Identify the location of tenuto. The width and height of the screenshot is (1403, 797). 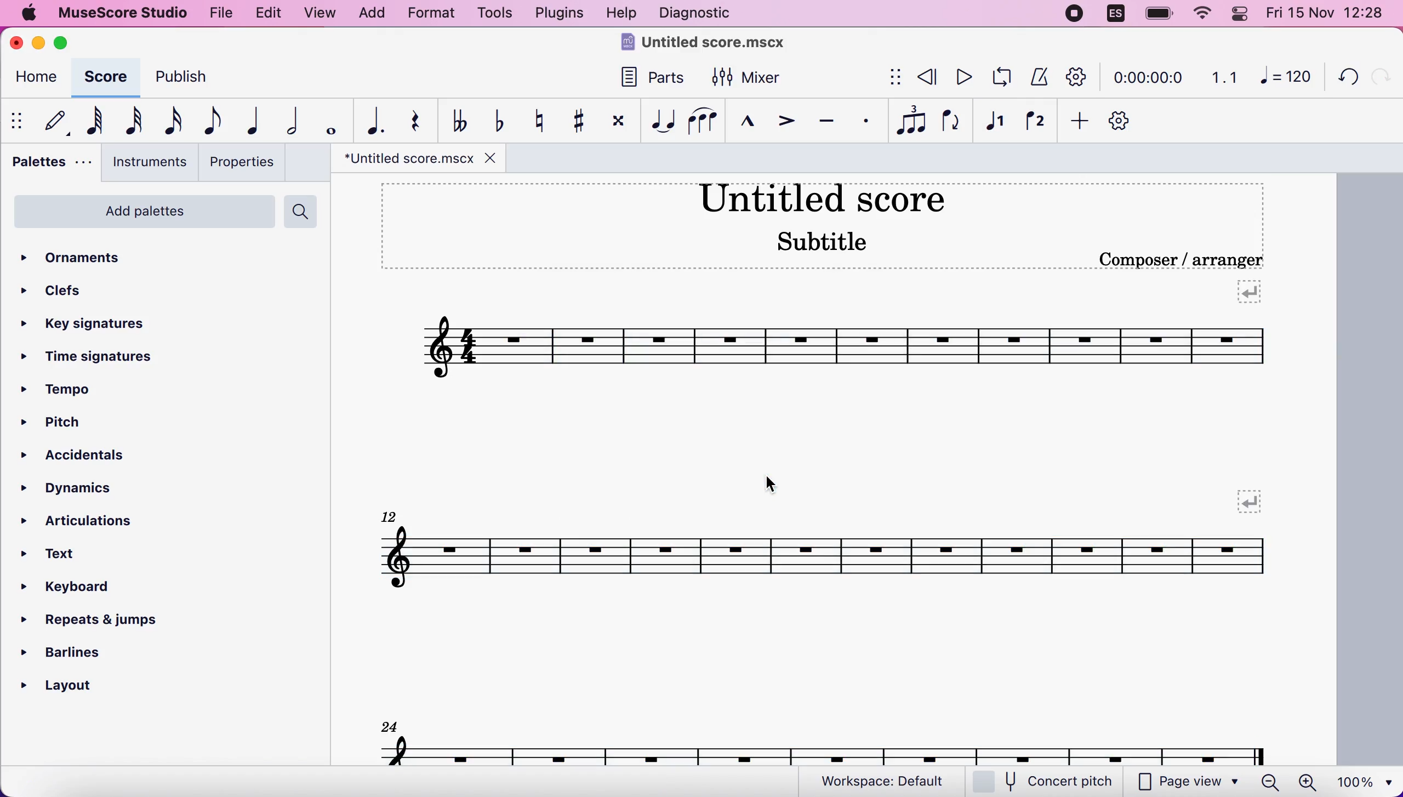
(826, 122).